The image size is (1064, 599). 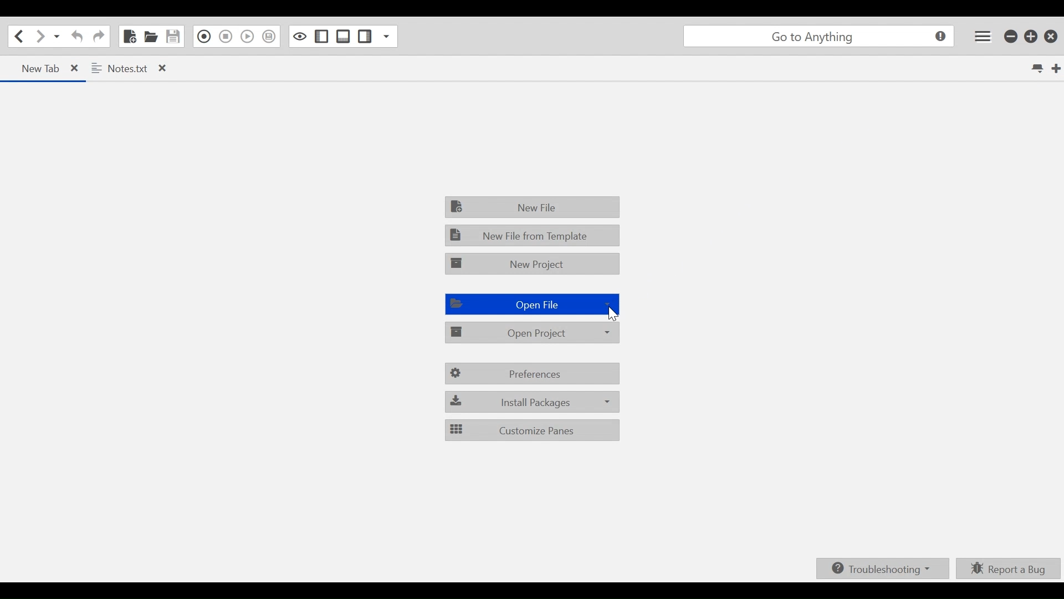 I want to click on List all tabs, so click(x=1036, y=68).